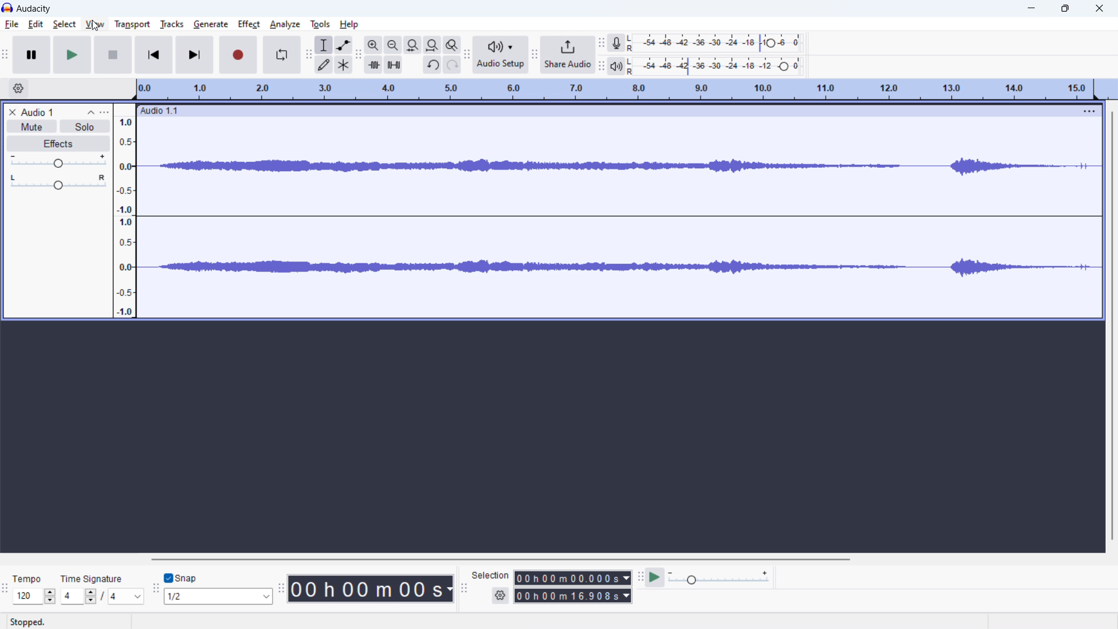 The image size is (1118, 629). Describe the element at coordinates (238, 54) in the screenshot. I see `record` at that location.